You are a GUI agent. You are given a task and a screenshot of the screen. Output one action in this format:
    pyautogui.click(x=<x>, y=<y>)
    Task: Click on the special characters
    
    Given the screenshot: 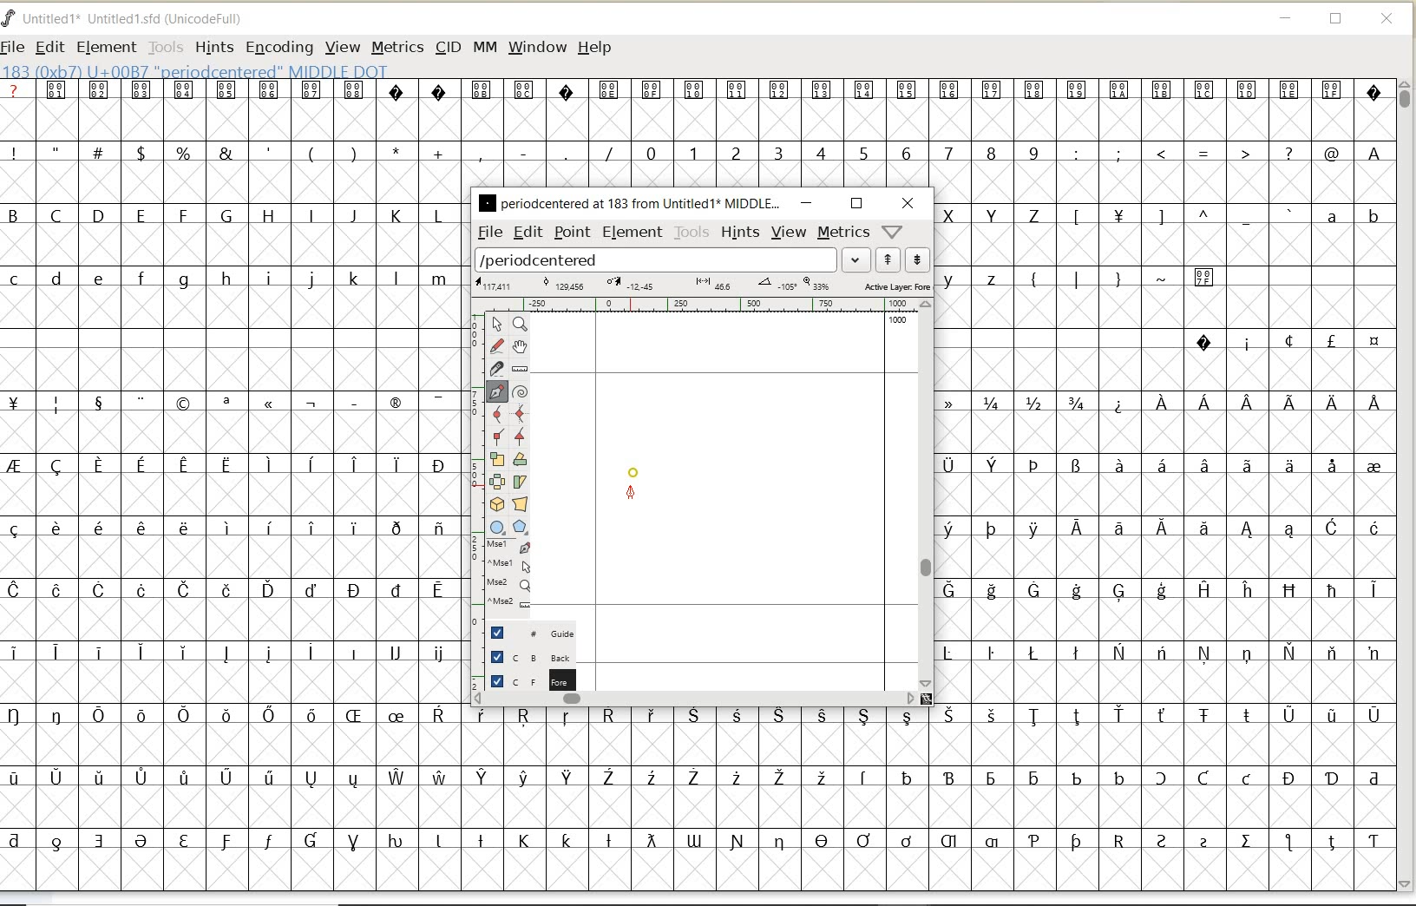 What is the action you would take?
    pyautogui.click(x=1231, y=154)
    